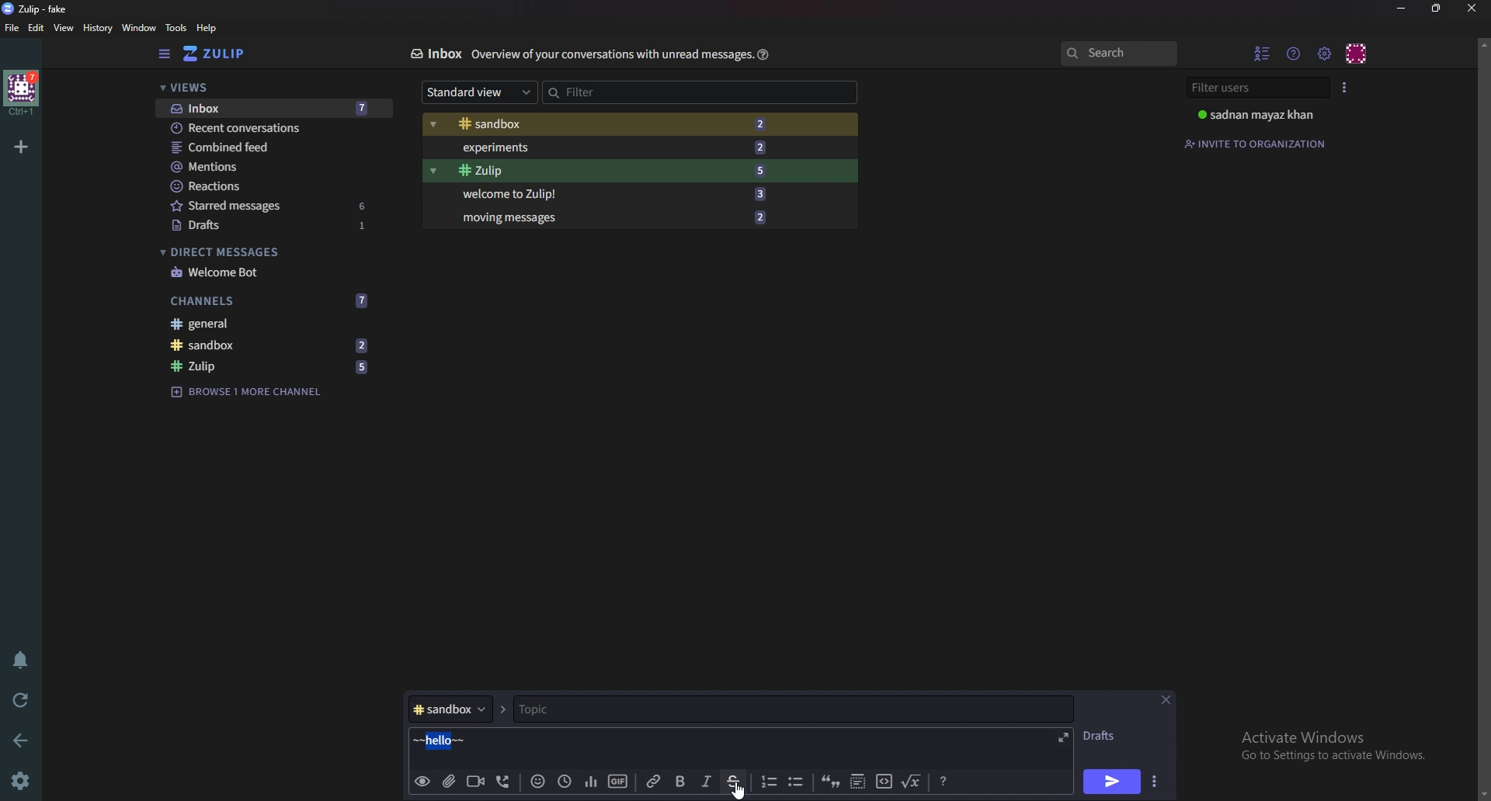  What do you see at coordinates (612, 194) in the screenshot?
I see `Welcome to Zulip` at bounding box center [612, 194].